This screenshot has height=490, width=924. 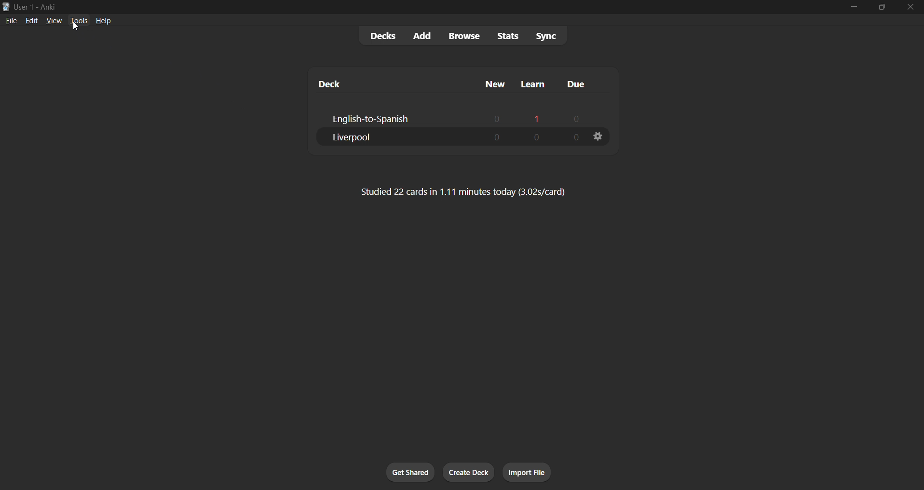 What do you see at coordinates (75, 22) in the screenshot?
I see `tools` at bounding box center [75, 22].